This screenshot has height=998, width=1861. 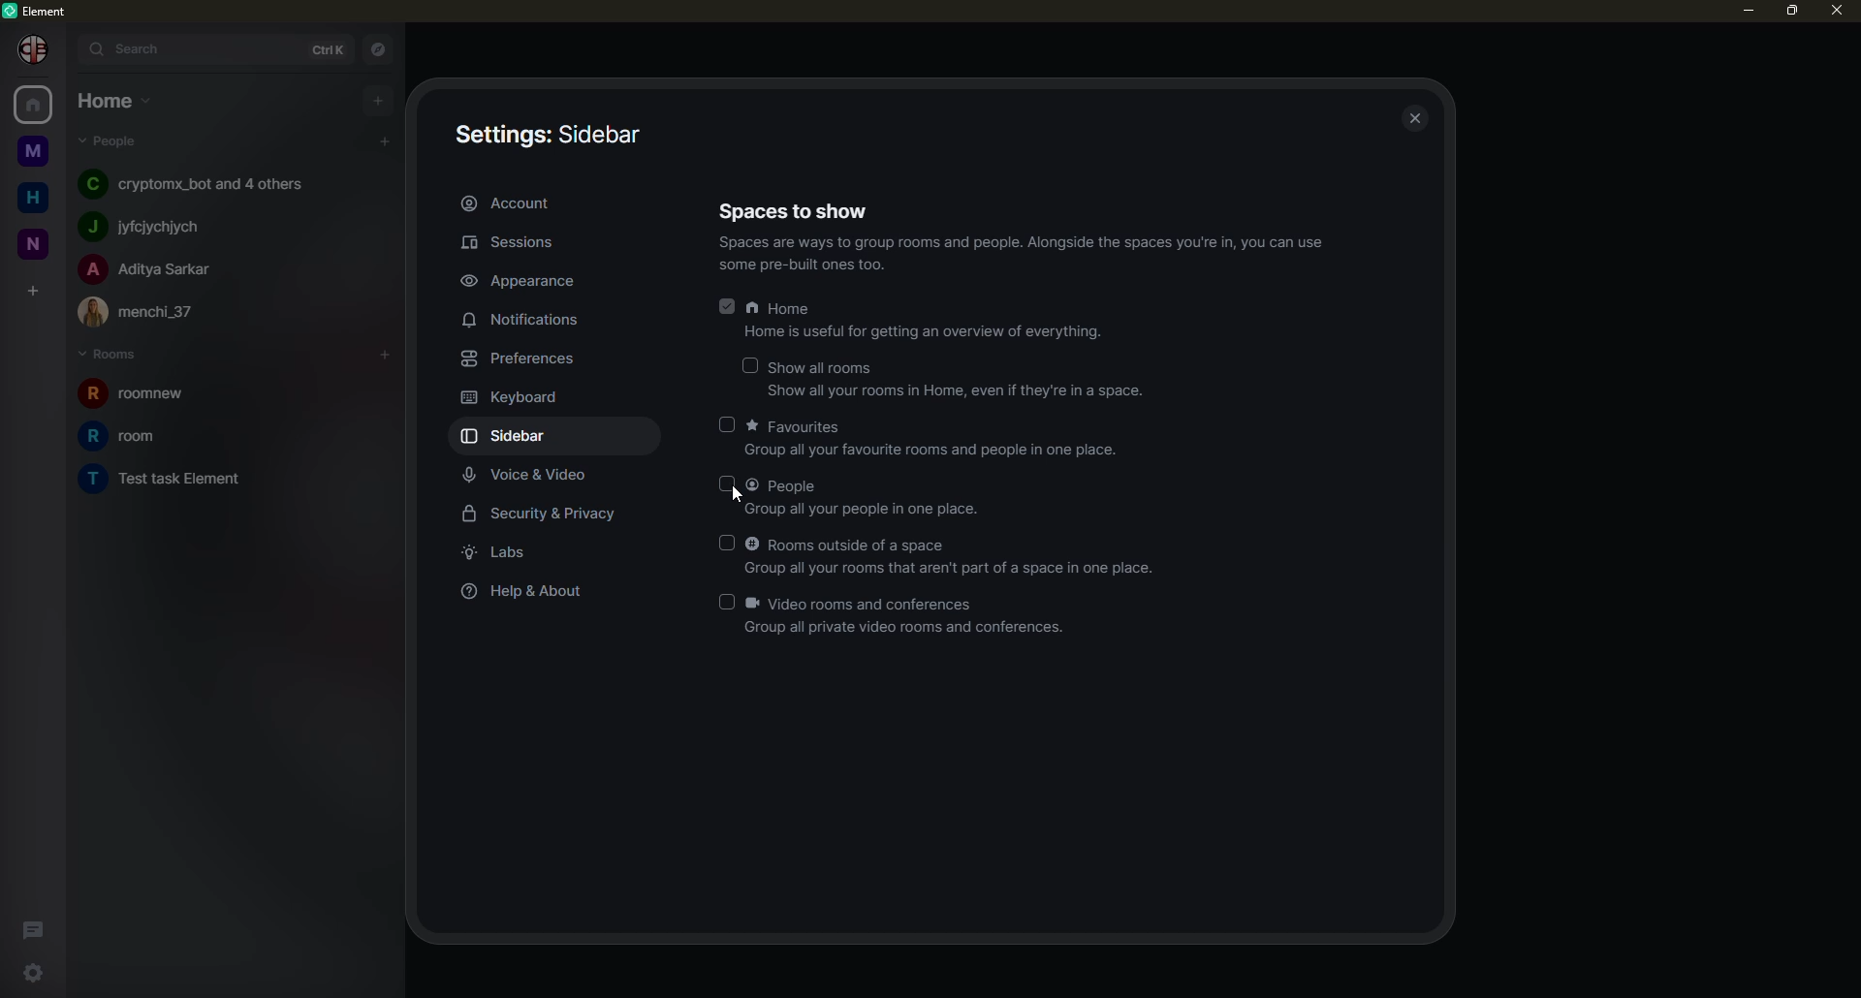 I want to click on cursor, so click(x=741, y=498).